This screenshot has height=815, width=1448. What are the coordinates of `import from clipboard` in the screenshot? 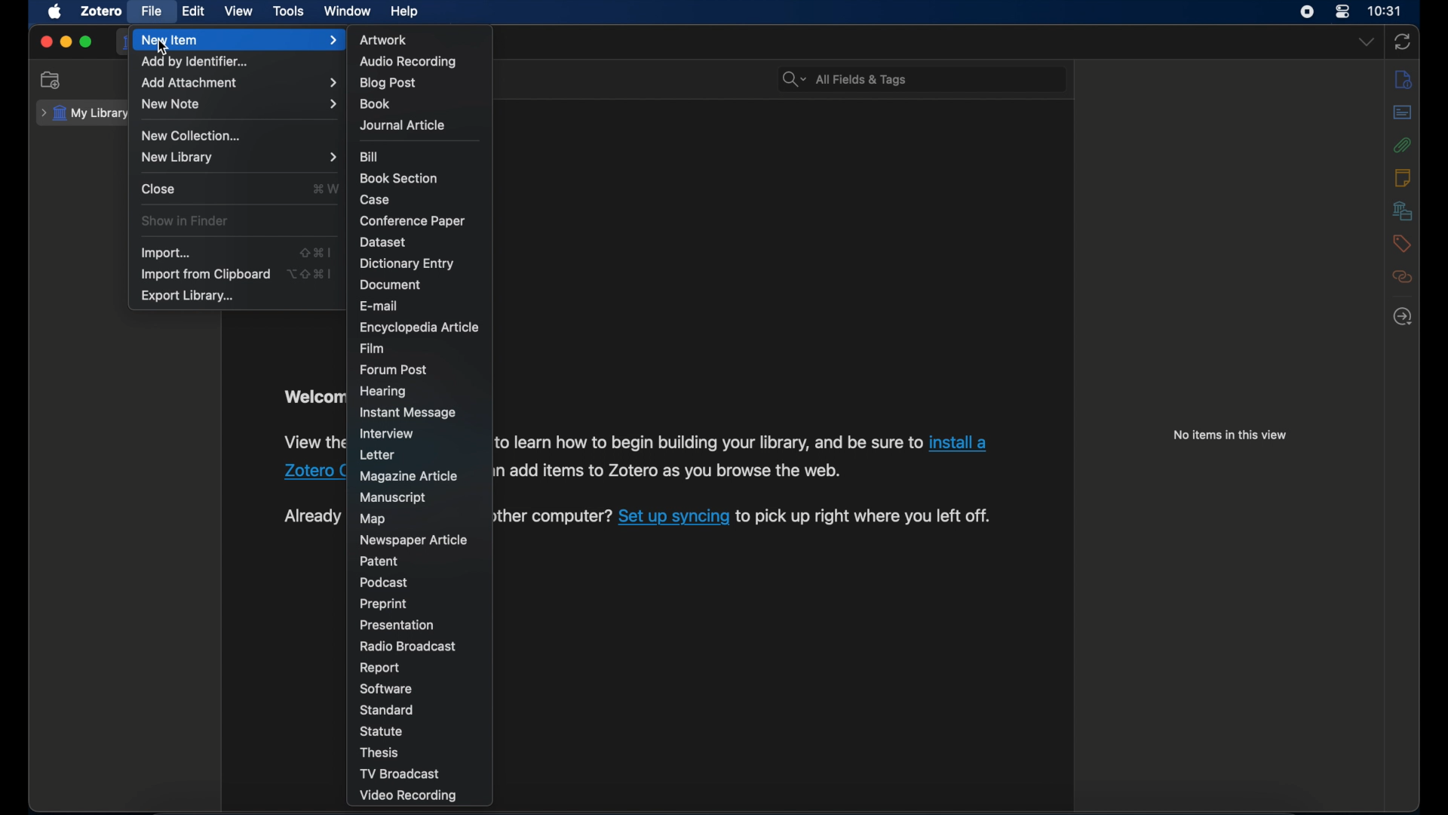 It's located at (204, 275).